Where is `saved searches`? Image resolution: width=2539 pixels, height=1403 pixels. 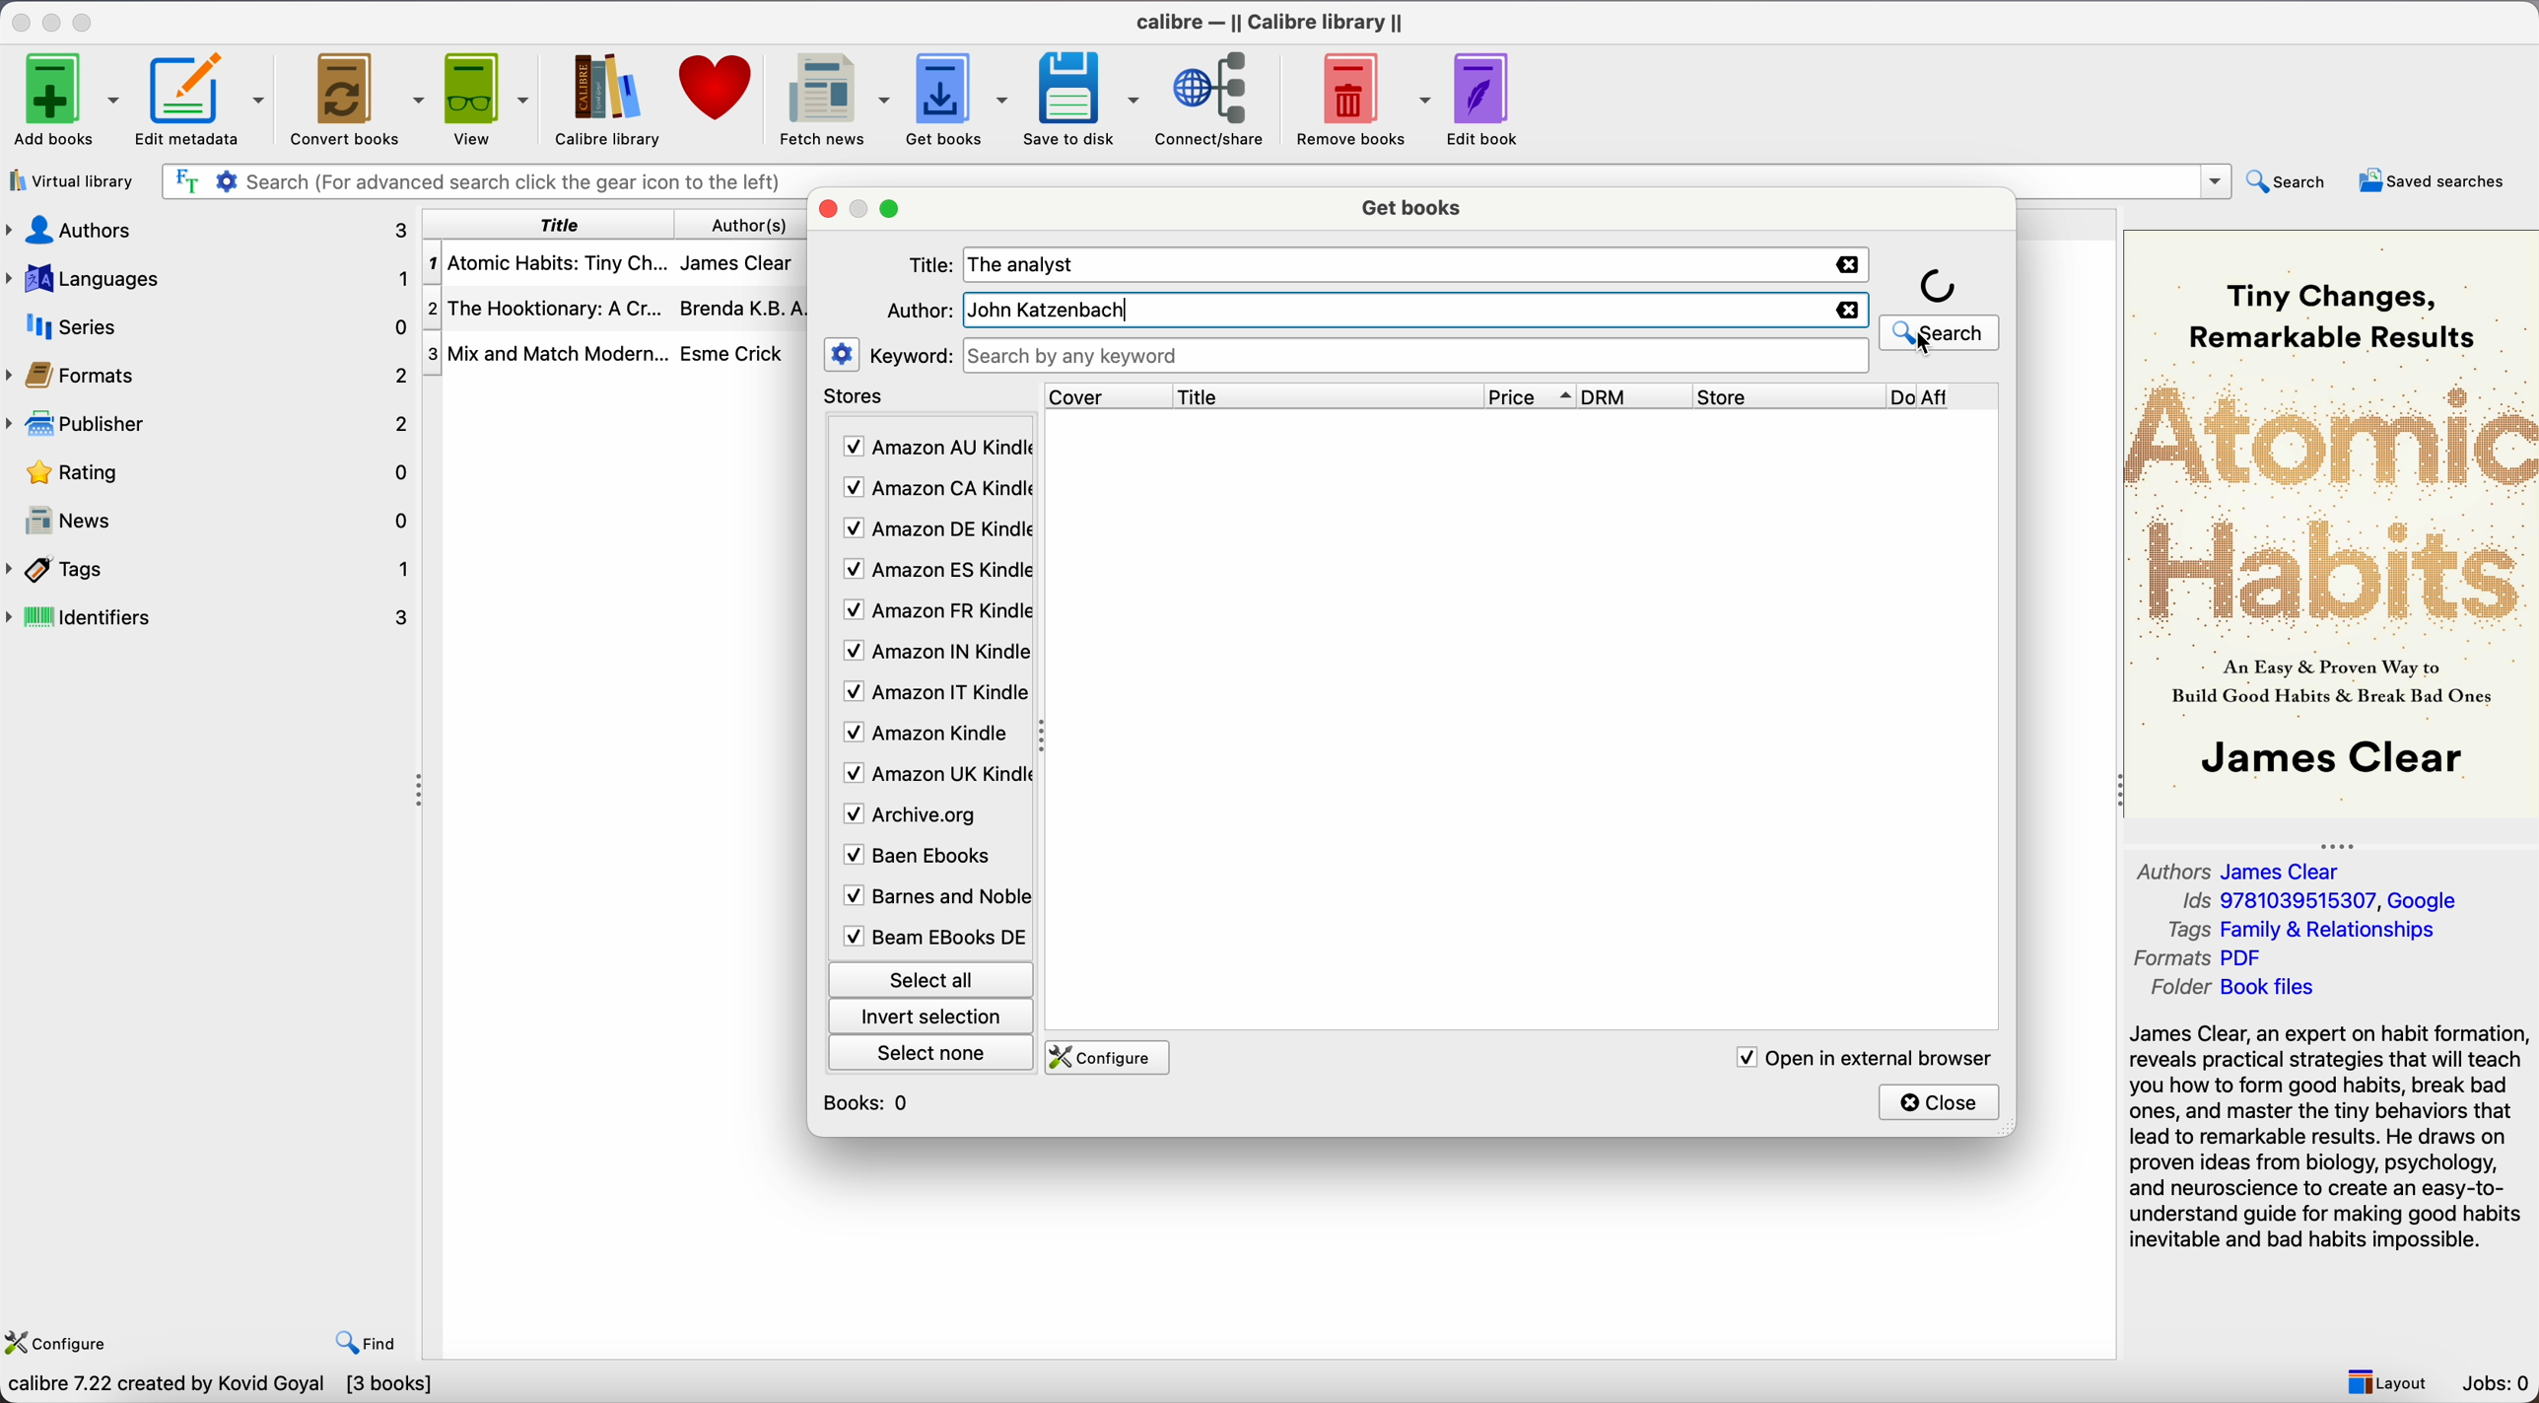
saved searches is located at coordinates (2433, 178).